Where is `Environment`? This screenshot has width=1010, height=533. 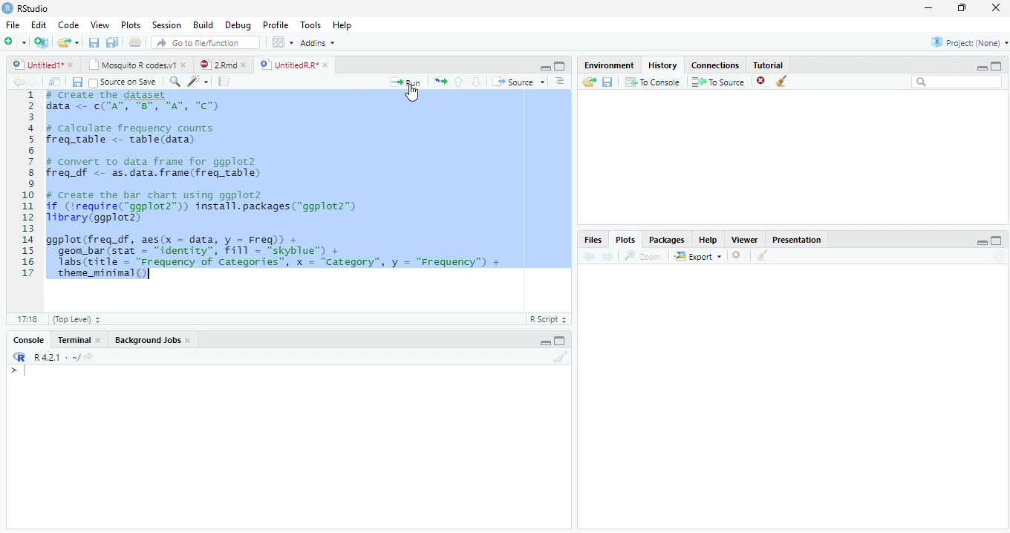 Environment is located at coordinates (607, 65).